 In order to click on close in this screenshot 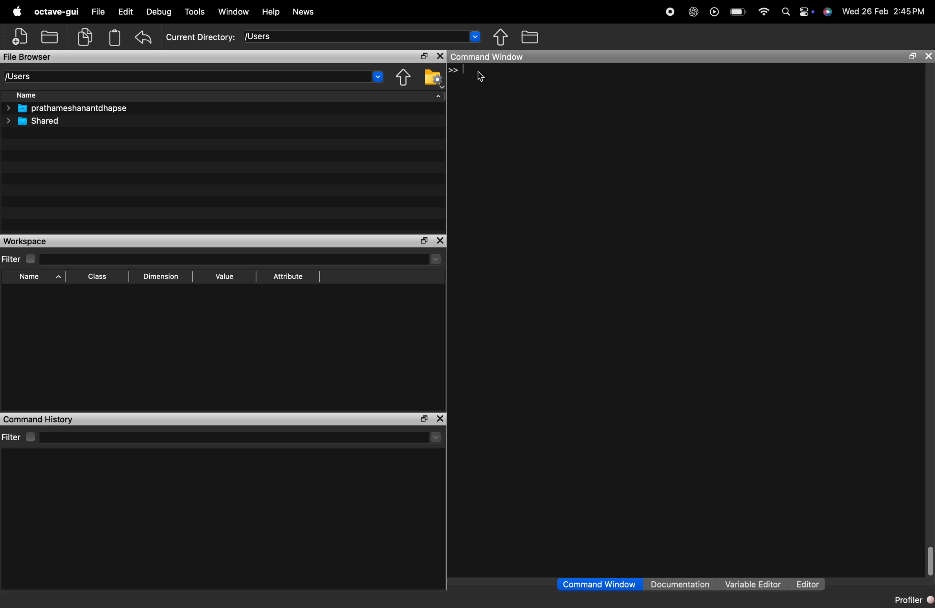, I will do `click(442, 418)`.